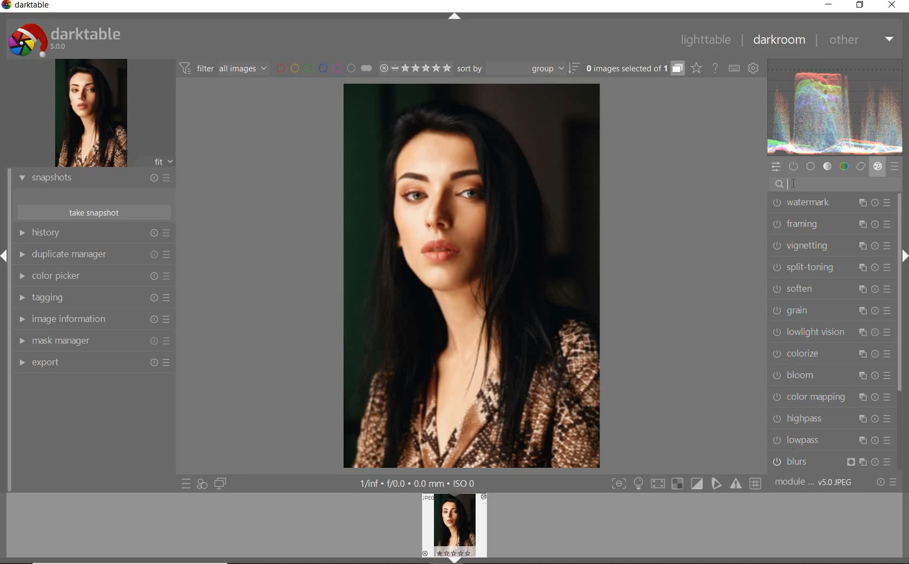 This screenshot has height=564, width=909. I want to click on selected image, so click(472, 277).